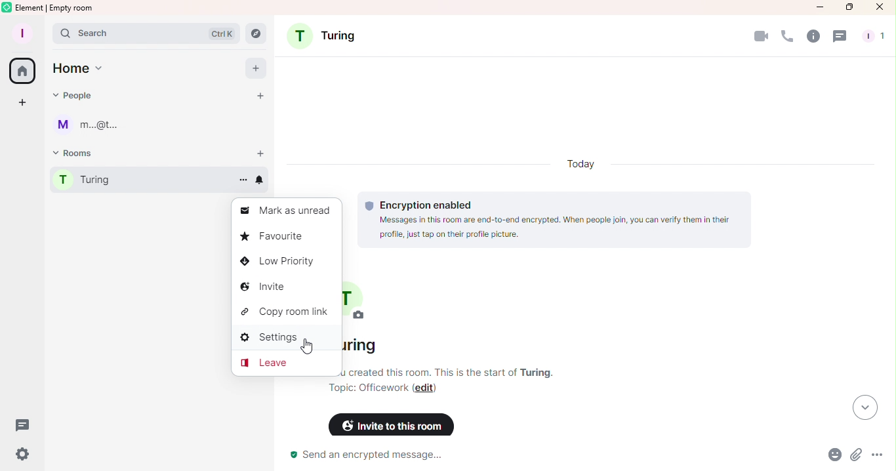 This screenshot has width=896, height=471. I want to click on Room options , so click(243, 178).